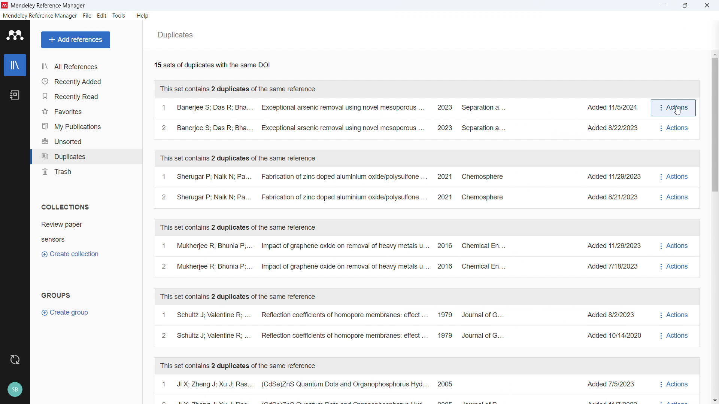 The image size is (719, 404). I want to click on Scroll down, so click(715, 401).